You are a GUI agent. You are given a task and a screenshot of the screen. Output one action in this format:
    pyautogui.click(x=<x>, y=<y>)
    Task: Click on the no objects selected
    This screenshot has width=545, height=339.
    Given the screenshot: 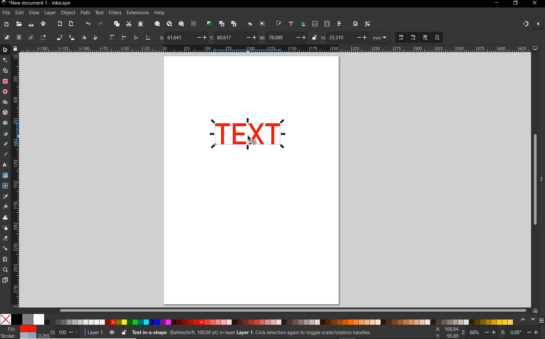 What is the action you would take?
    pyautogui.click(x=248, y=333)
    